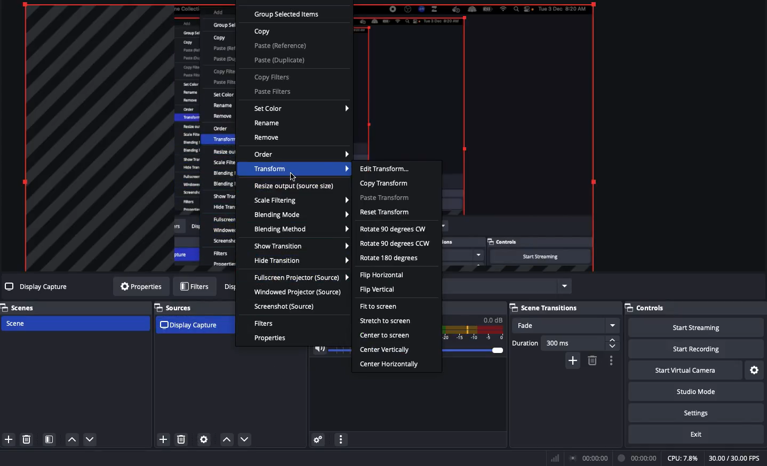  I want to click on Studio mode, so click(698, 392).